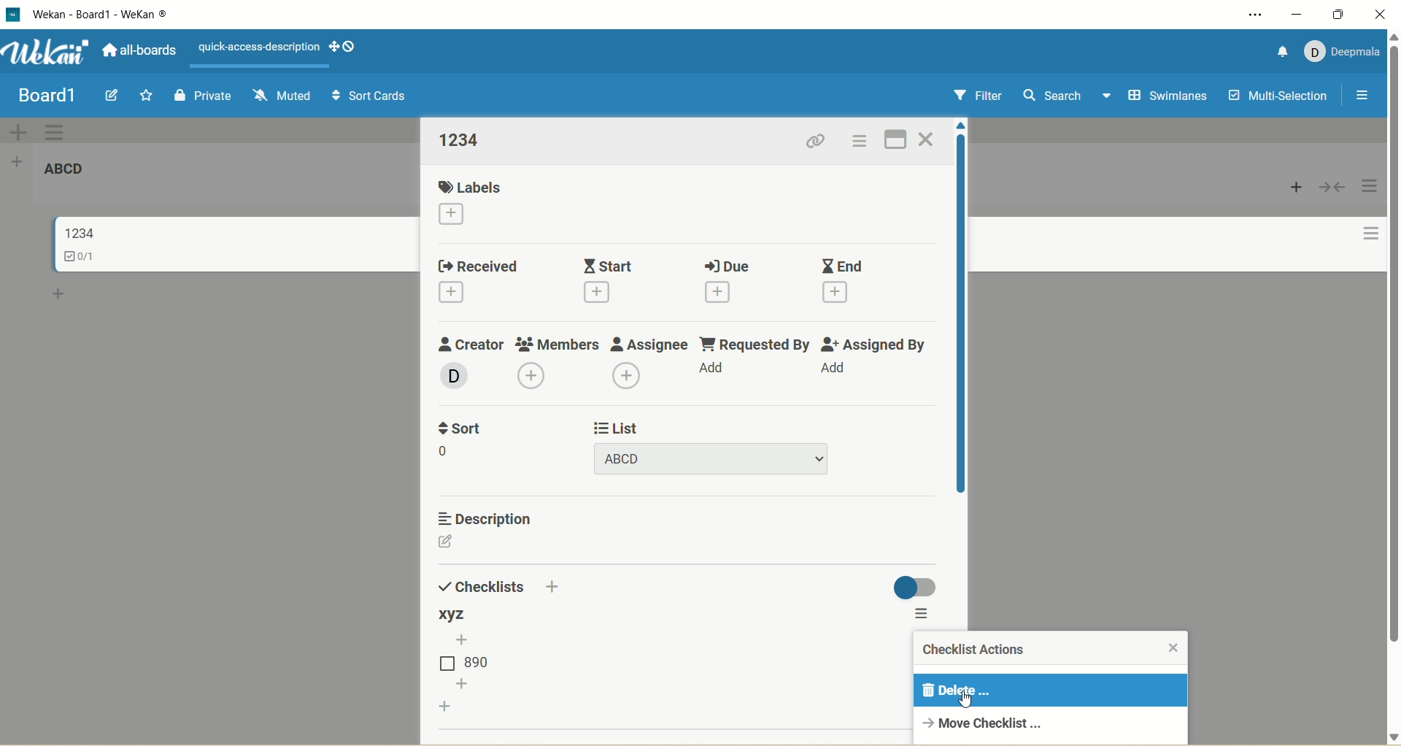 This screenshot has width=1401, height=746. I want to click on favorite, so click(147, 94).